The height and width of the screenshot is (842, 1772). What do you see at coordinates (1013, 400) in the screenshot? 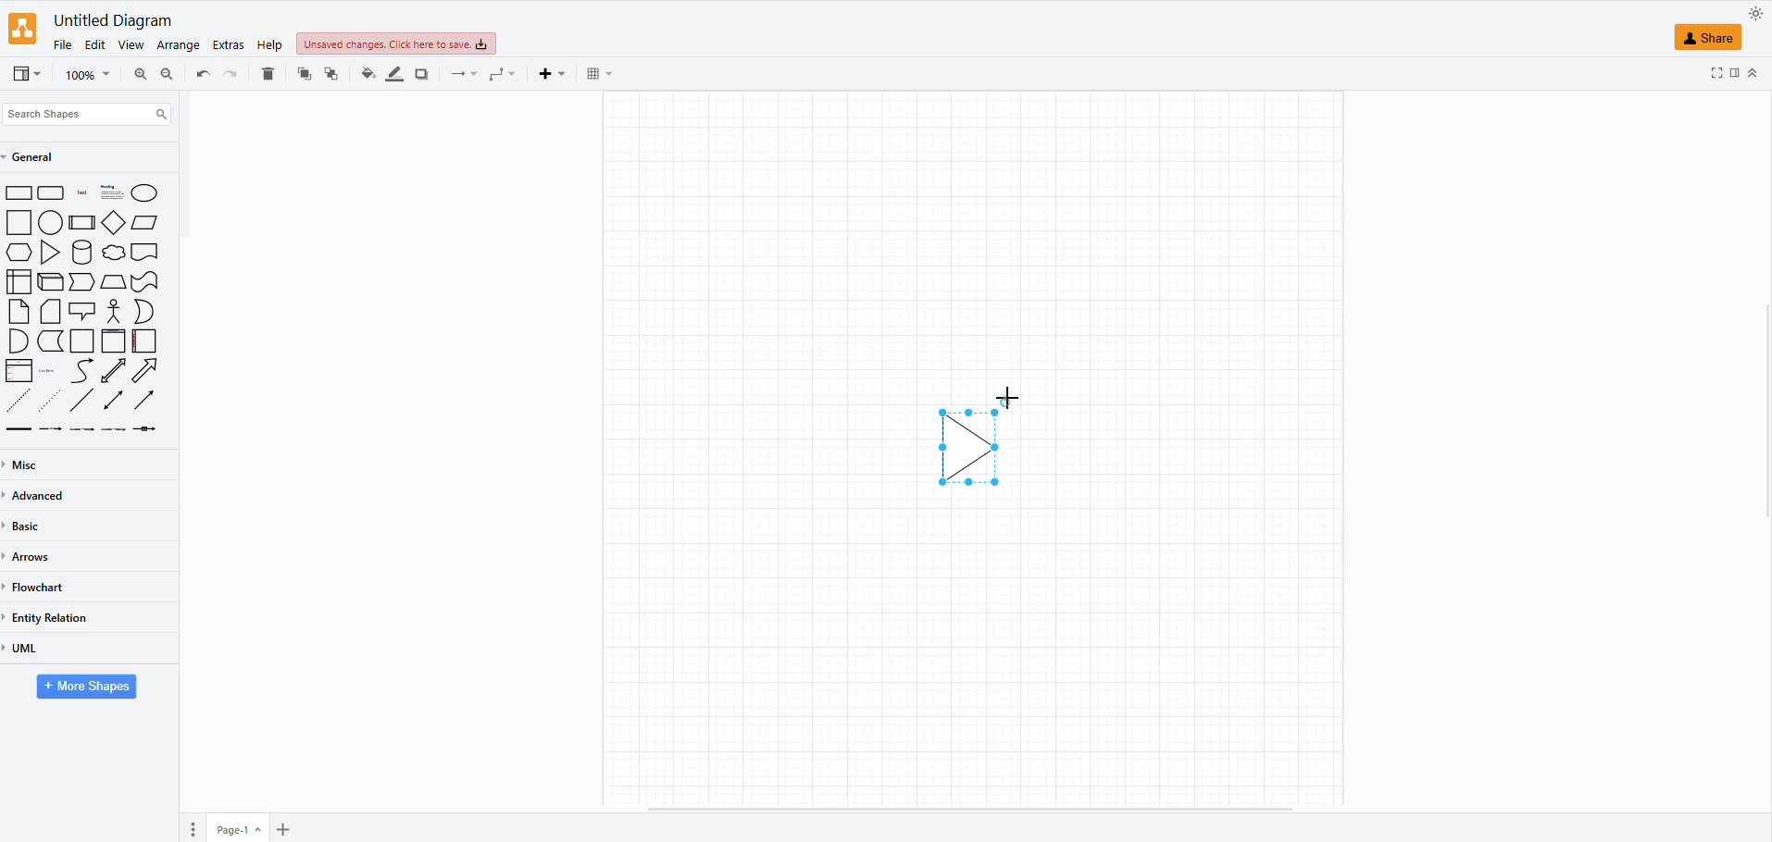
I see `Crosshair` at bounding box center [1013, 400].